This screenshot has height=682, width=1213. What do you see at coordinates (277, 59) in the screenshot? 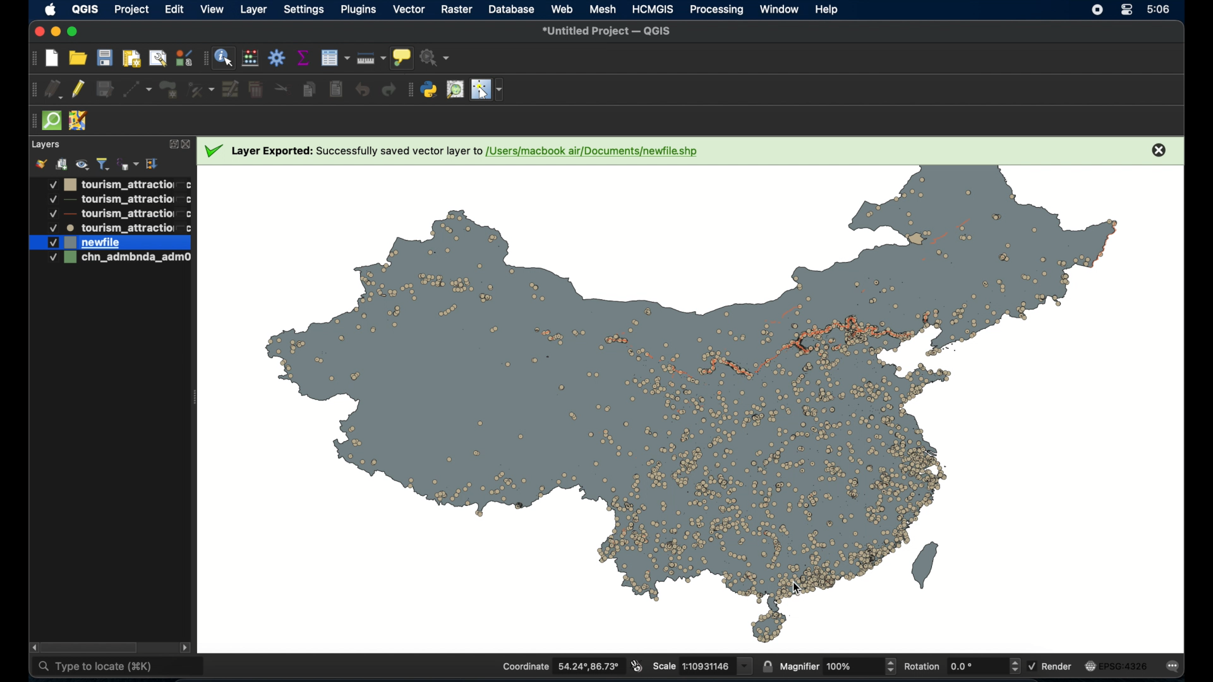
I see `toolbox` at bounding box center [277, 59].